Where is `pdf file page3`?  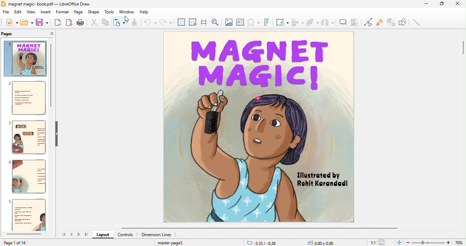
pdf file page3 is located at coordinates (28, 137).